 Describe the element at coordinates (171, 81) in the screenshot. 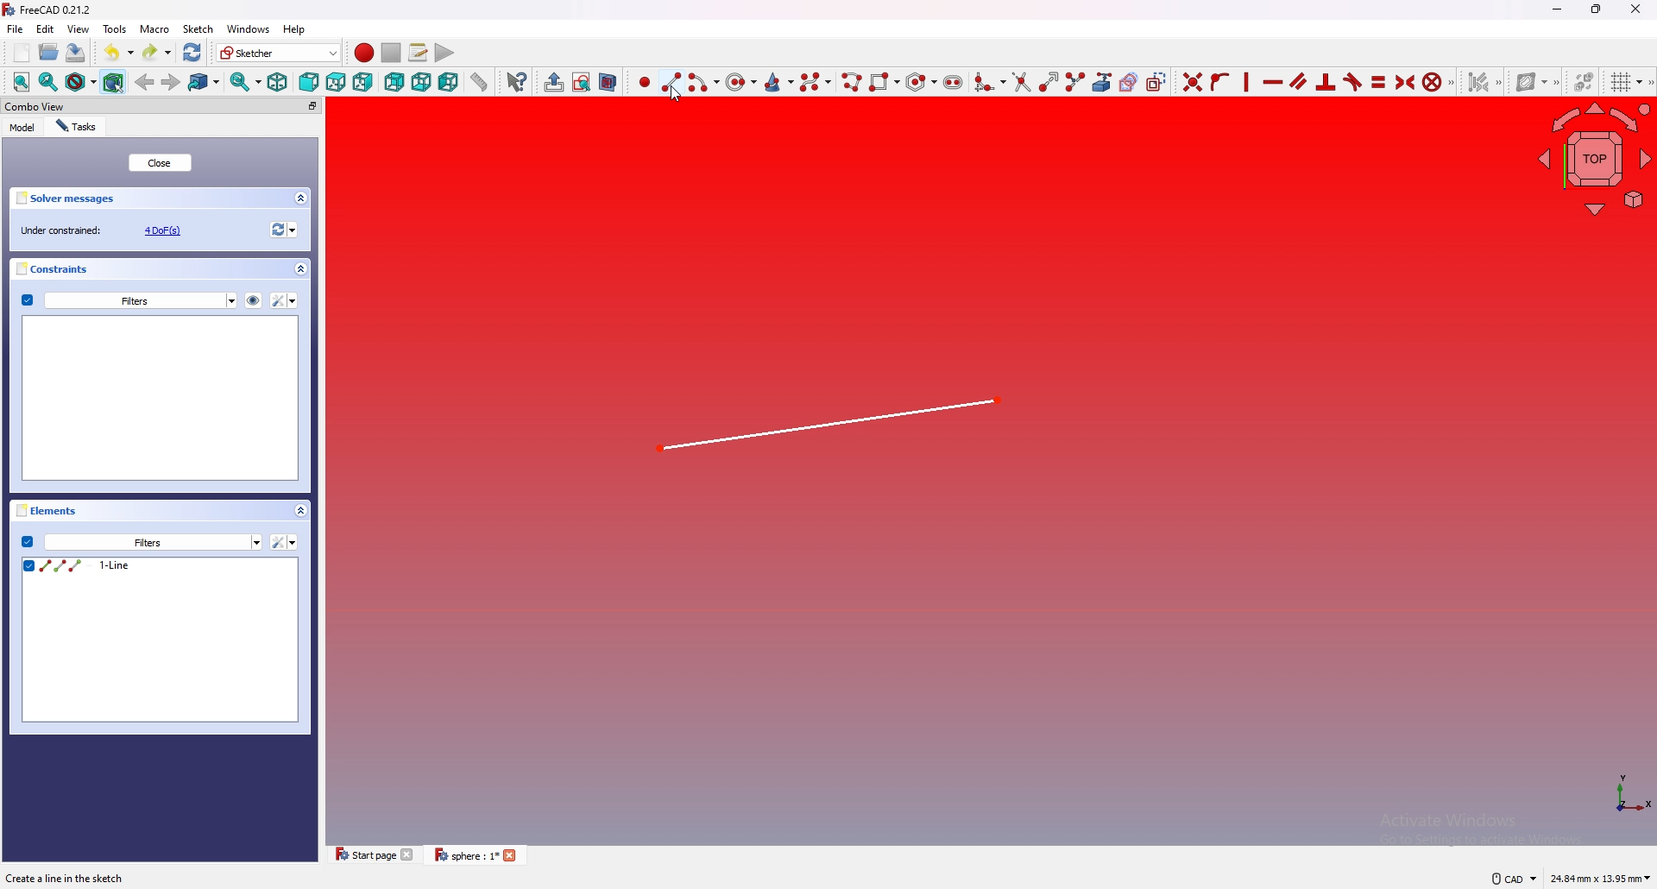

I see `Forward` at that location.